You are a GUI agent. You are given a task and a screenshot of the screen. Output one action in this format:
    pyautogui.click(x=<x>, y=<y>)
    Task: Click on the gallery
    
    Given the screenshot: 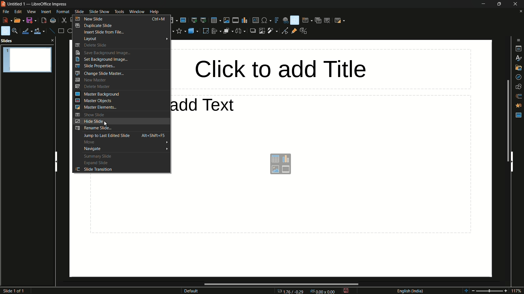 What is the action you would take?
    pyautogui.click(x=518, y=67)
    